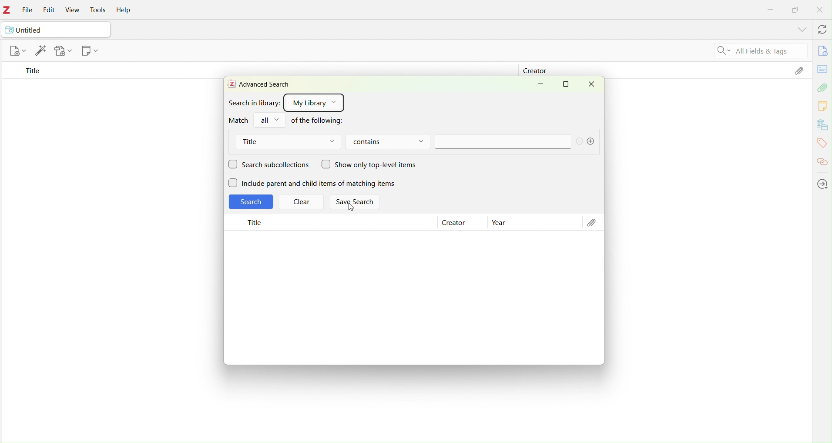 The image size is (832, 443). I want to click on , so click(8, 12).